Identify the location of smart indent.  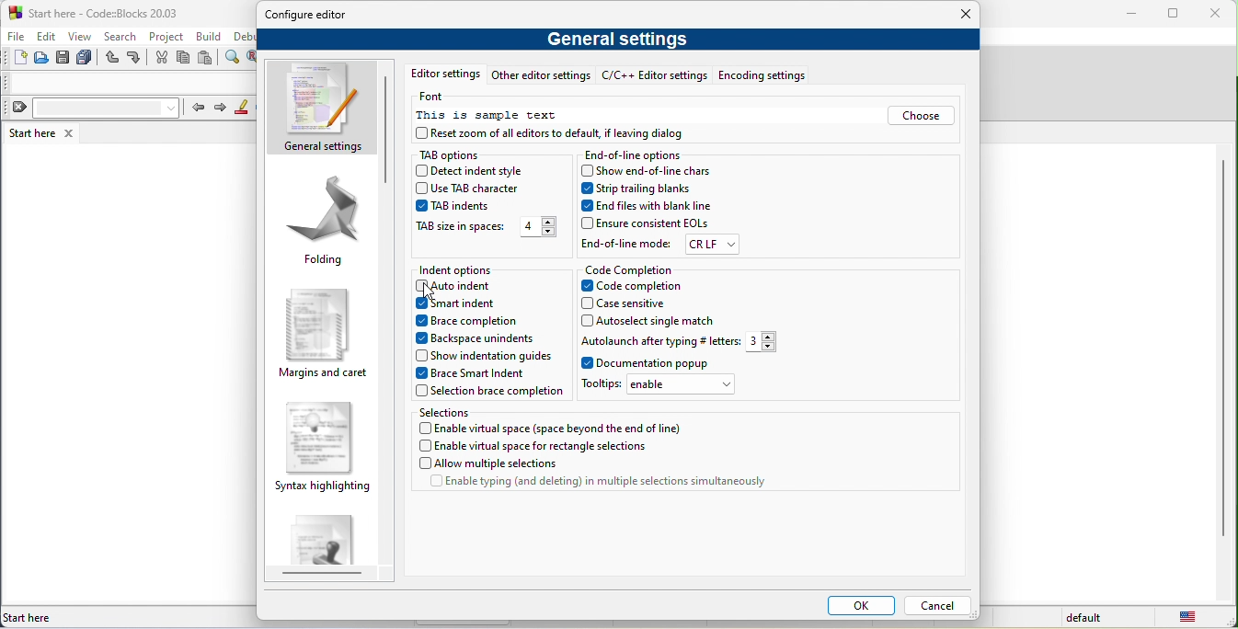
(470, 305).